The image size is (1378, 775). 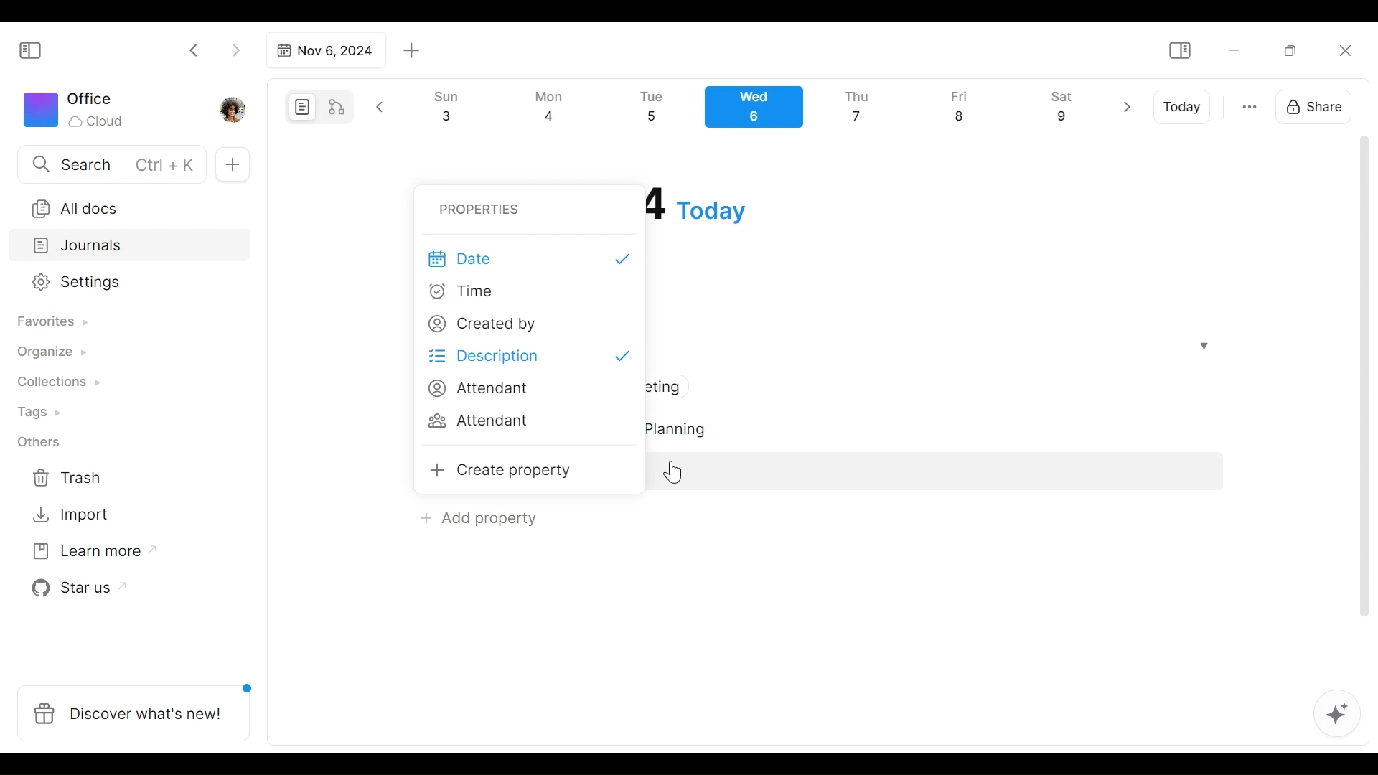 I want to click on Trash, so click(x=68, y=478).